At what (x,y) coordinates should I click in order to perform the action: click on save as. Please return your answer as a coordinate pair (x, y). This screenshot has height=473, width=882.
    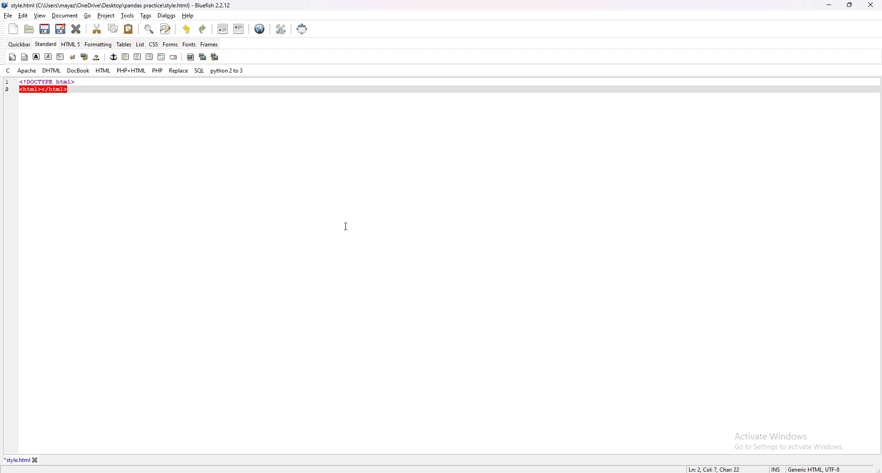
    Looking at the image, I should click on (60, 29).